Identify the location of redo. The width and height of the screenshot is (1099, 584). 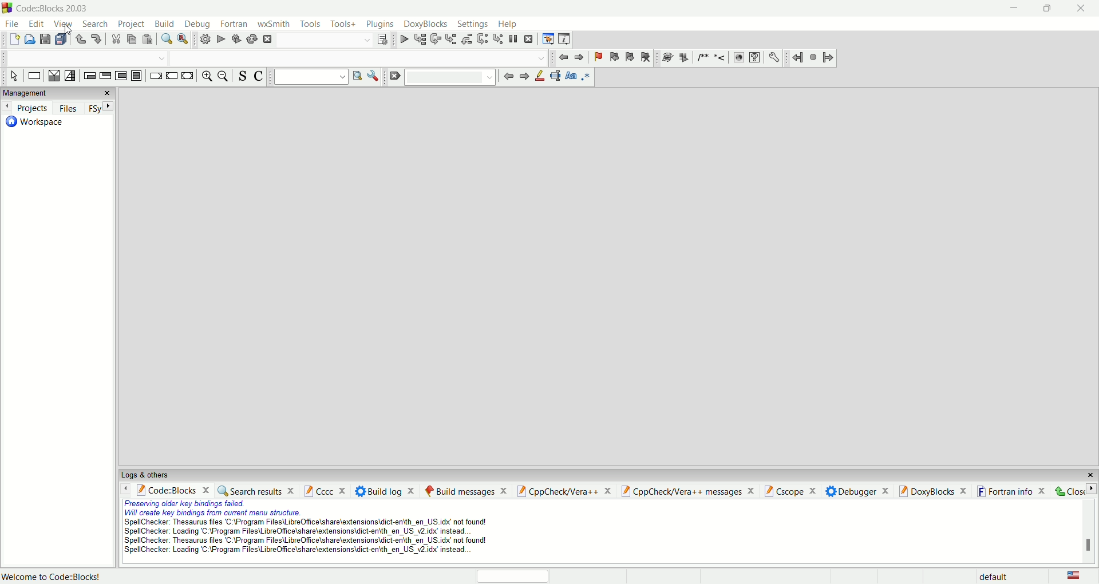
(96, 38).